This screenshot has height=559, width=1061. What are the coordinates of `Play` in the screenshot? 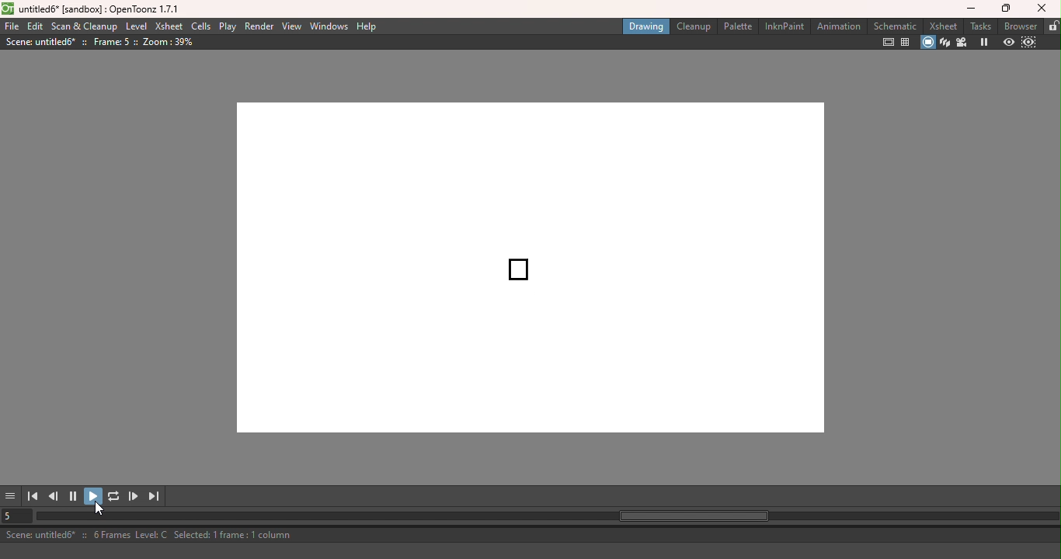 It's located at (95, 497).